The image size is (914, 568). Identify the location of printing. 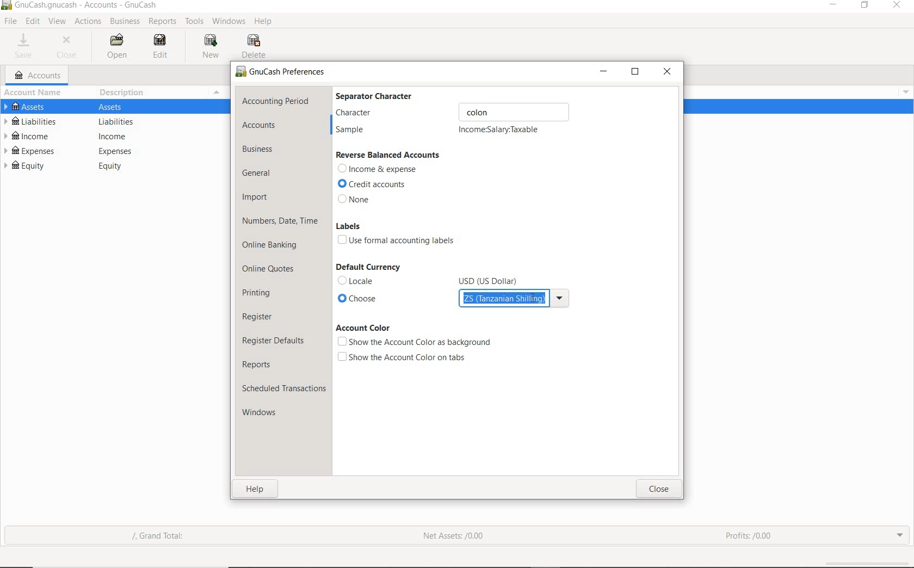
(258, 292).